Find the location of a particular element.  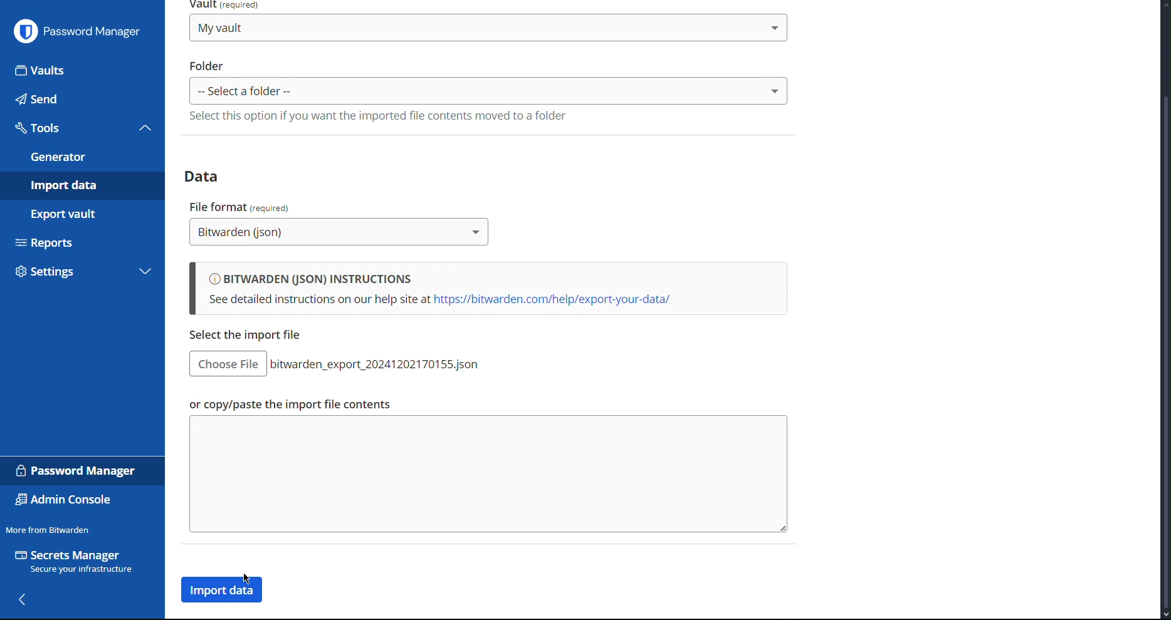

Bitwarden (json) is located at coordinates (340, 233).